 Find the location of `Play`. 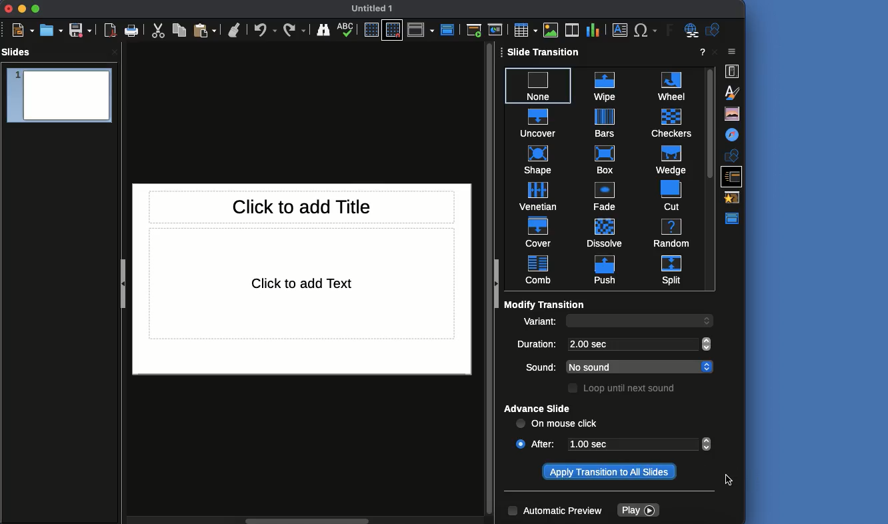

Play is located at coordinates (638, 511).